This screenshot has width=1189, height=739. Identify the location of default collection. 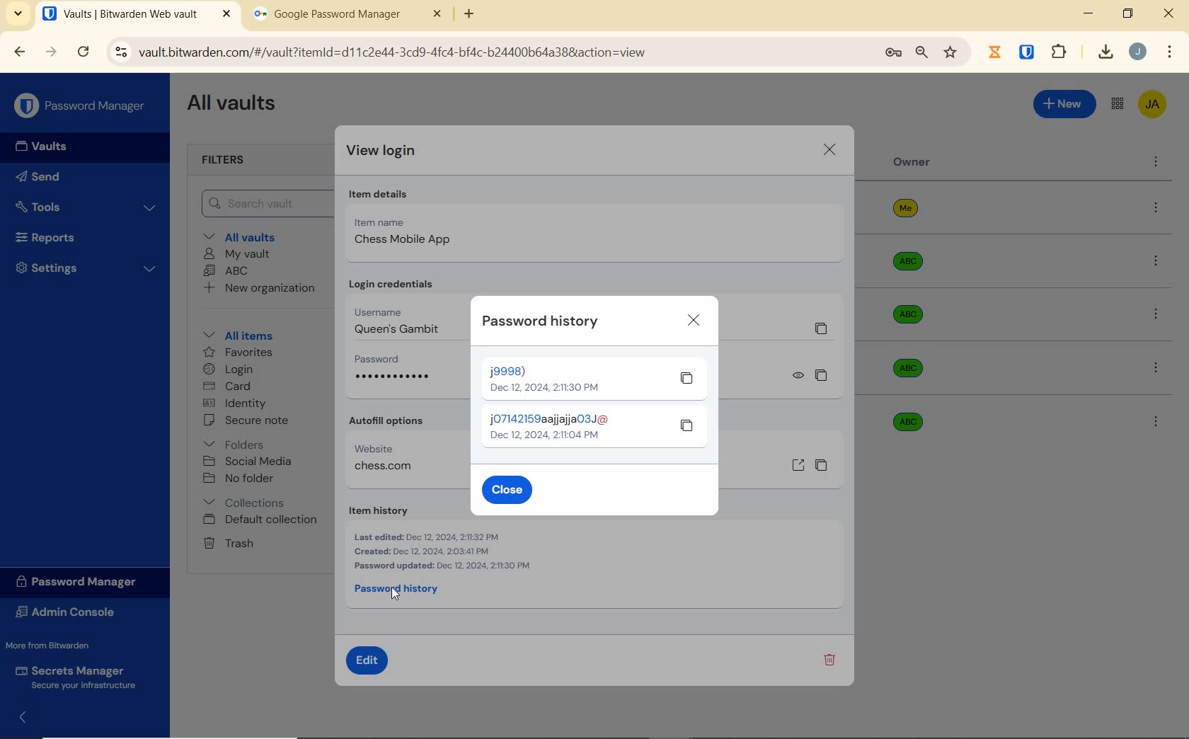
(263, 520).